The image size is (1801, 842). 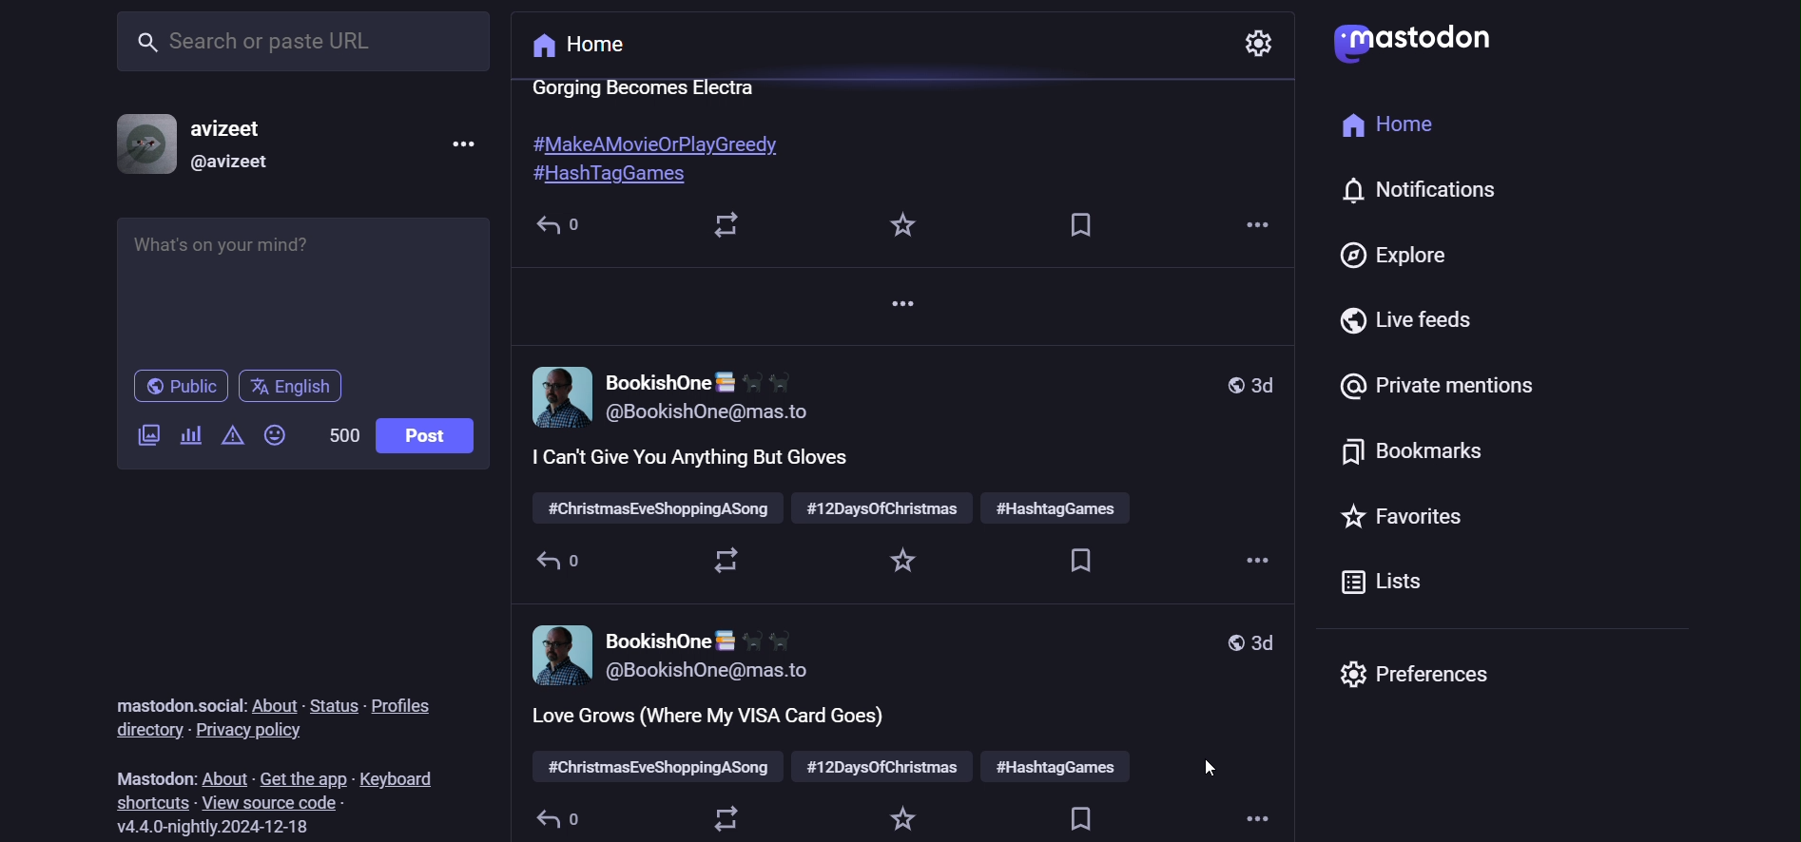 I want to click on post, so click(x=427, y=435).